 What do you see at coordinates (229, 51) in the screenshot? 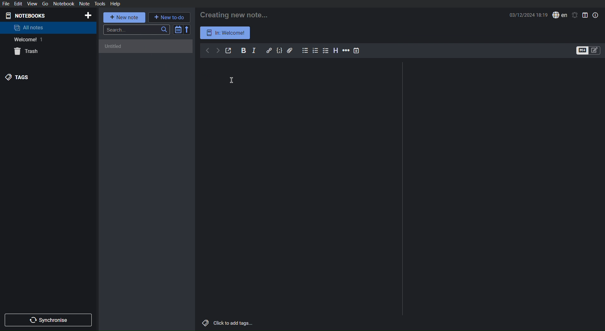
I see `Toggle external editing` at bounding box center [229, 51].